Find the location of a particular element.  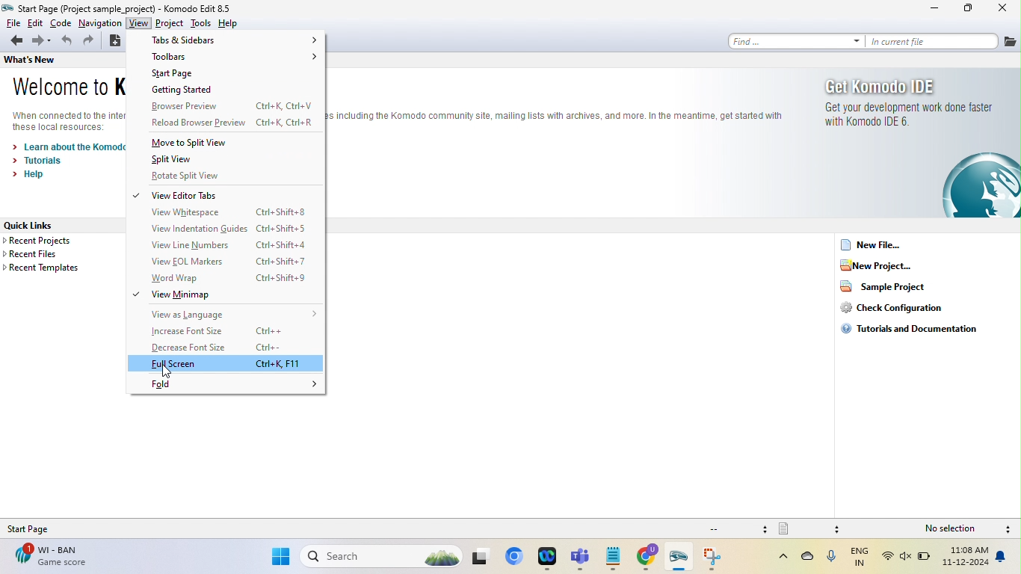

view minimap is located at coordinates (210, 295).